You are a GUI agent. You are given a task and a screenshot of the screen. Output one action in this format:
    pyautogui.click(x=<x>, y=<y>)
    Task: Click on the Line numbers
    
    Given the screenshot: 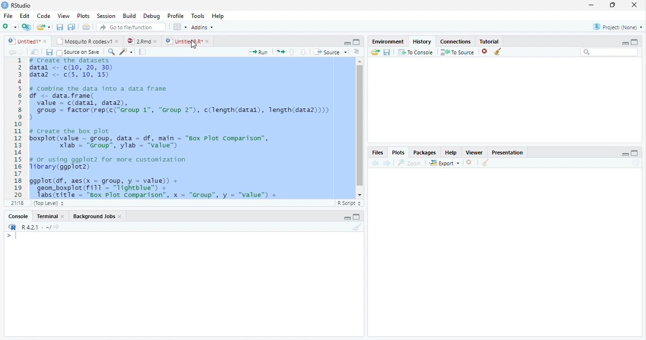 What is the action you would take?
    pyautogui.click(x=18, y=127)
    